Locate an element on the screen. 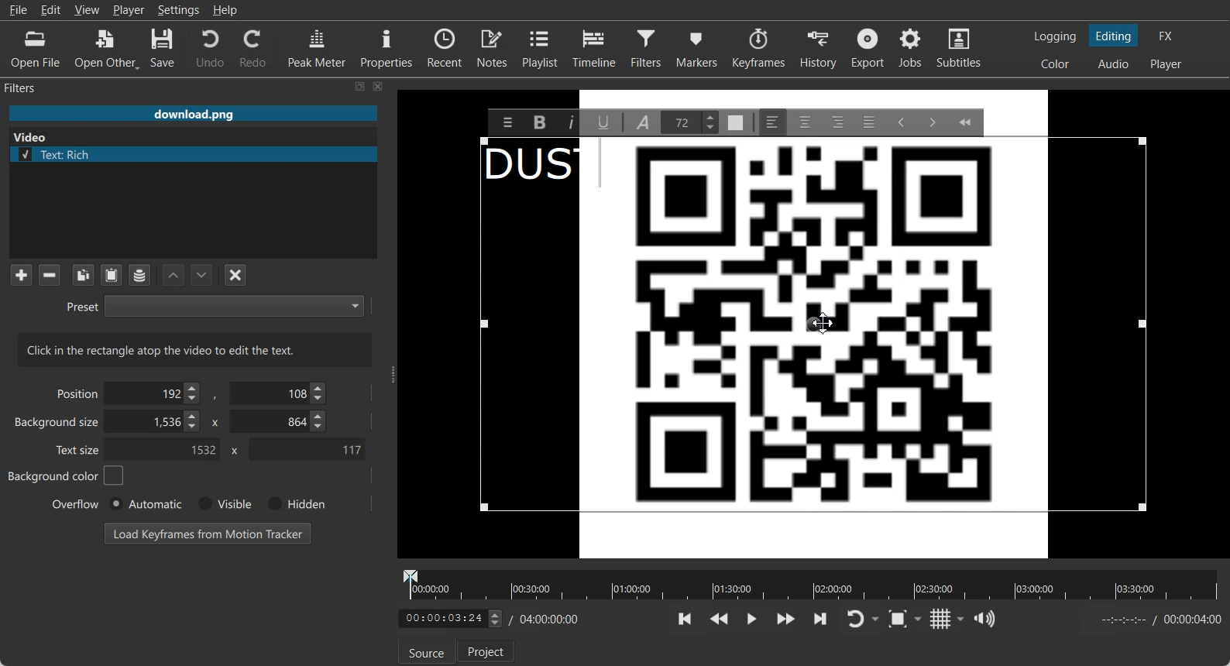 The height and width of the screenshot is (666, 1230). Skip to the next point is located at coordinates (819, 618).